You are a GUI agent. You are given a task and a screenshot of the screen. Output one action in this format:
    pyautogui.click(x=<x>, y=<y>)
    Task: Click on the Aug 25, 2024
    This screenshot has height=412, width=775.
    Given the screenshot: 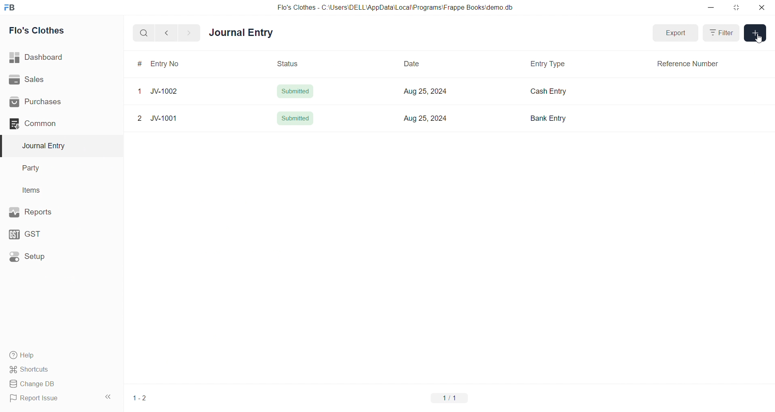 What is the action you would take?
    pyautogui.click(x=424, y=118)
    